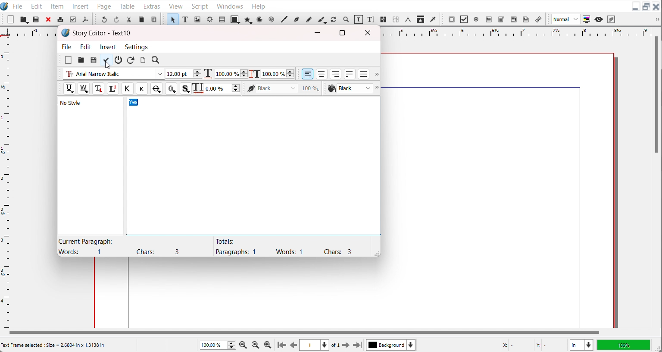 This screenshot has height=352, width=662. What do you see at coordinates (350, 74) in the screenshot?
I see `Align text Justified` at bounding box center [350, 74].